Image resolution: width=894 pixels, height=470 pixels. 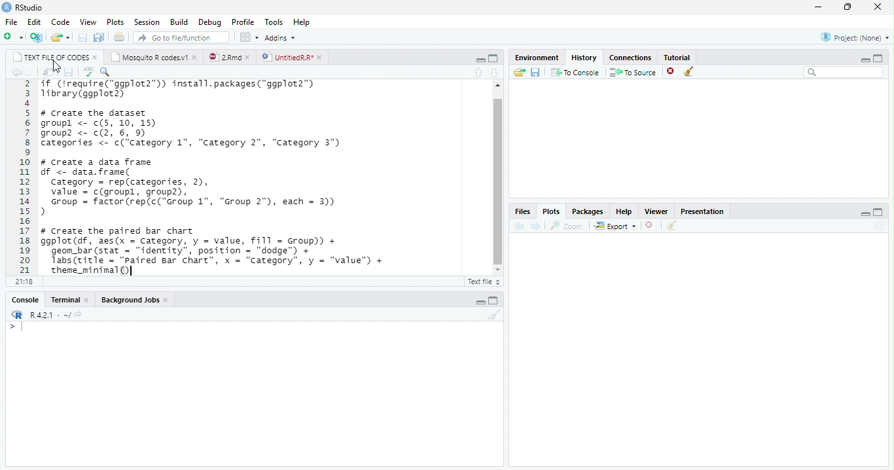 I want to click on  to source : insert the selected command into the current document , so click(x=631, y=72).